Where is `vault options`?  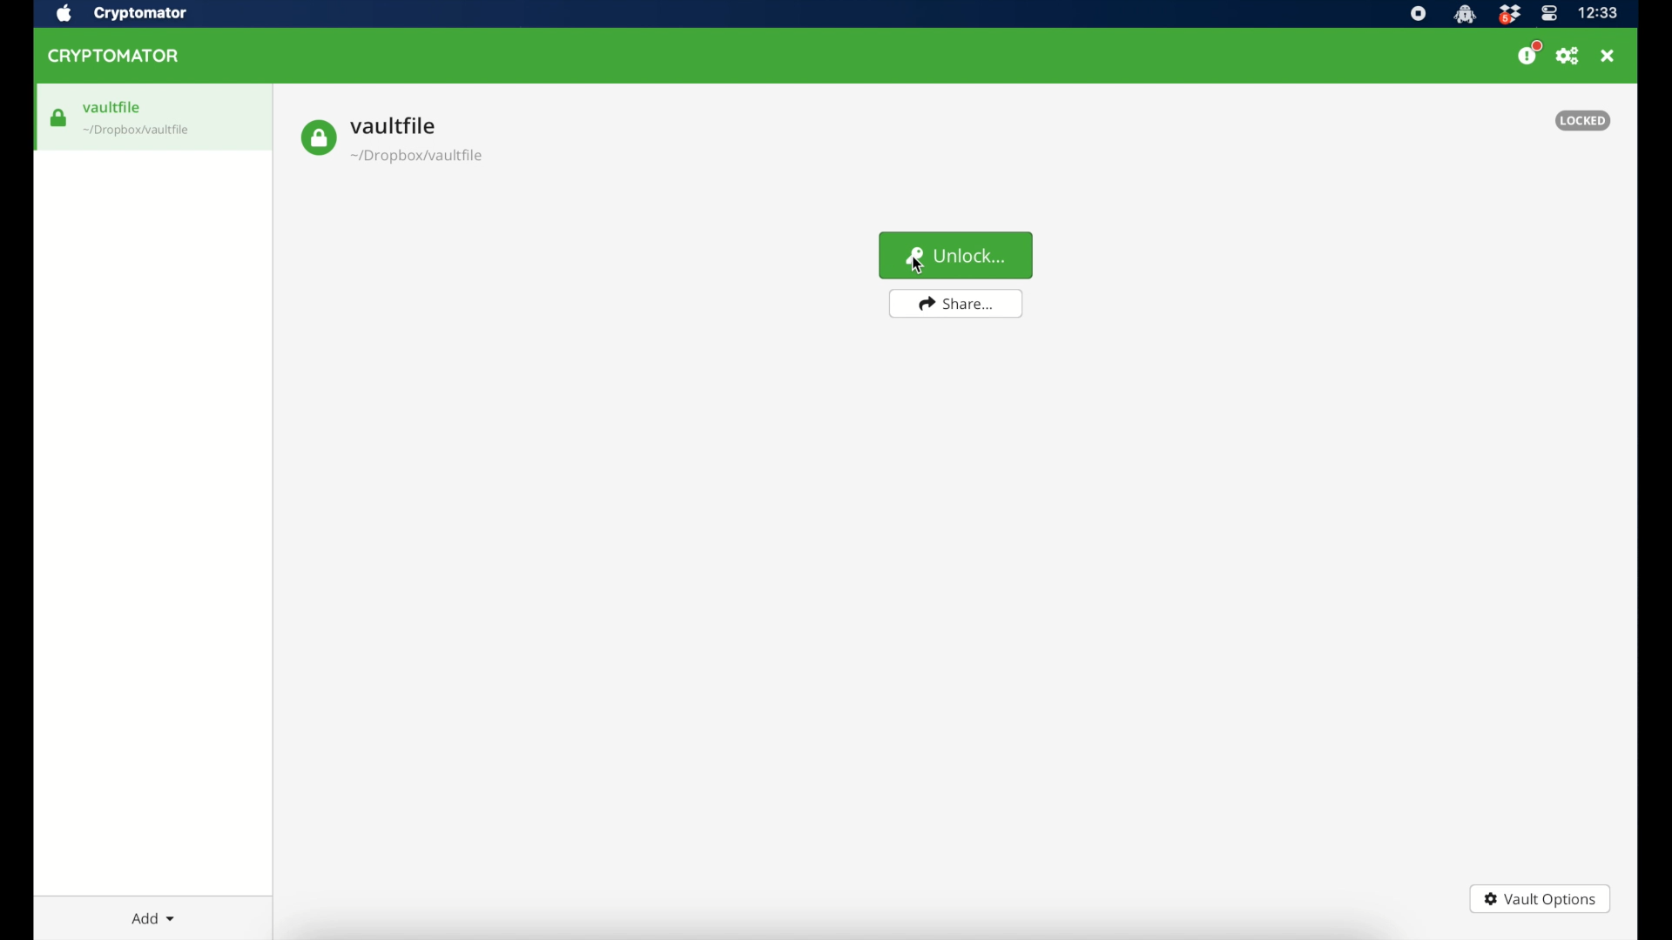
vault options is located at coordinates (1541, 899).